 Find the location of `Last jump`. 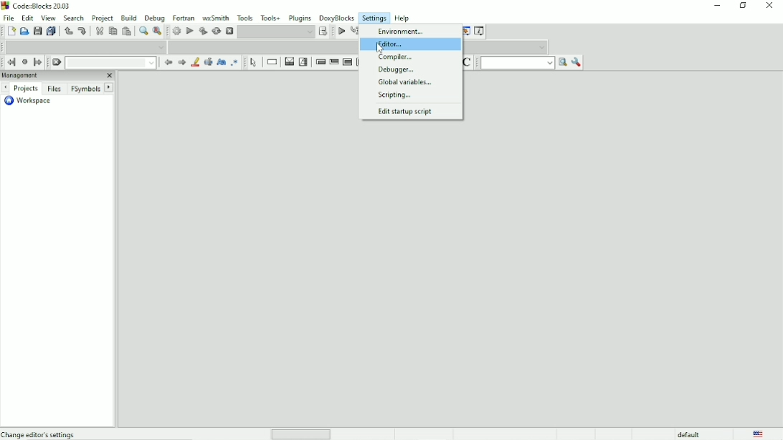

Last jump is located at coordinates (24, 62).